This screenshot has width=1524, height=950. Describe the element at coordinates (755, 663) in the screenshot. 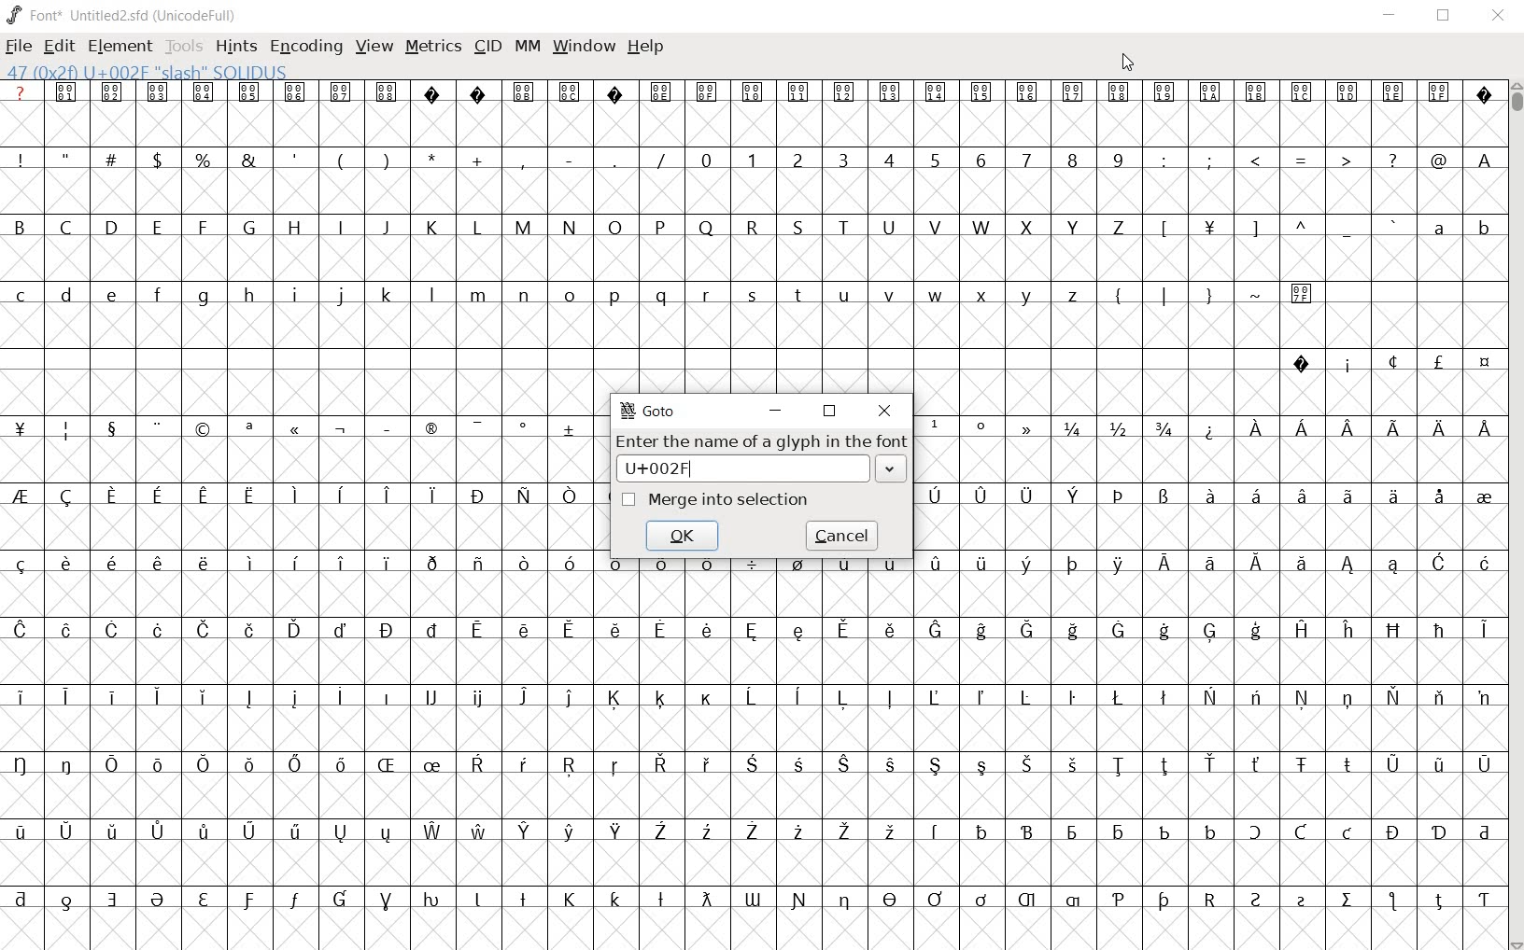

I see `empty cells` at that location.